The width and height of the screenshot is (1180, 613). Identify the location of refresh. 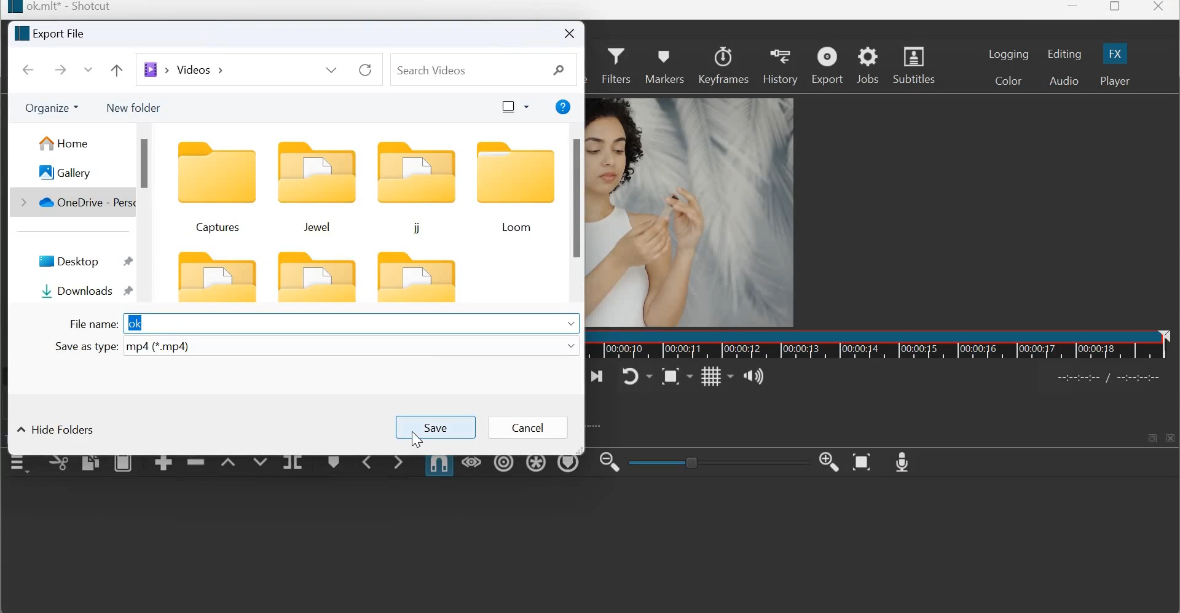
(364, 71).